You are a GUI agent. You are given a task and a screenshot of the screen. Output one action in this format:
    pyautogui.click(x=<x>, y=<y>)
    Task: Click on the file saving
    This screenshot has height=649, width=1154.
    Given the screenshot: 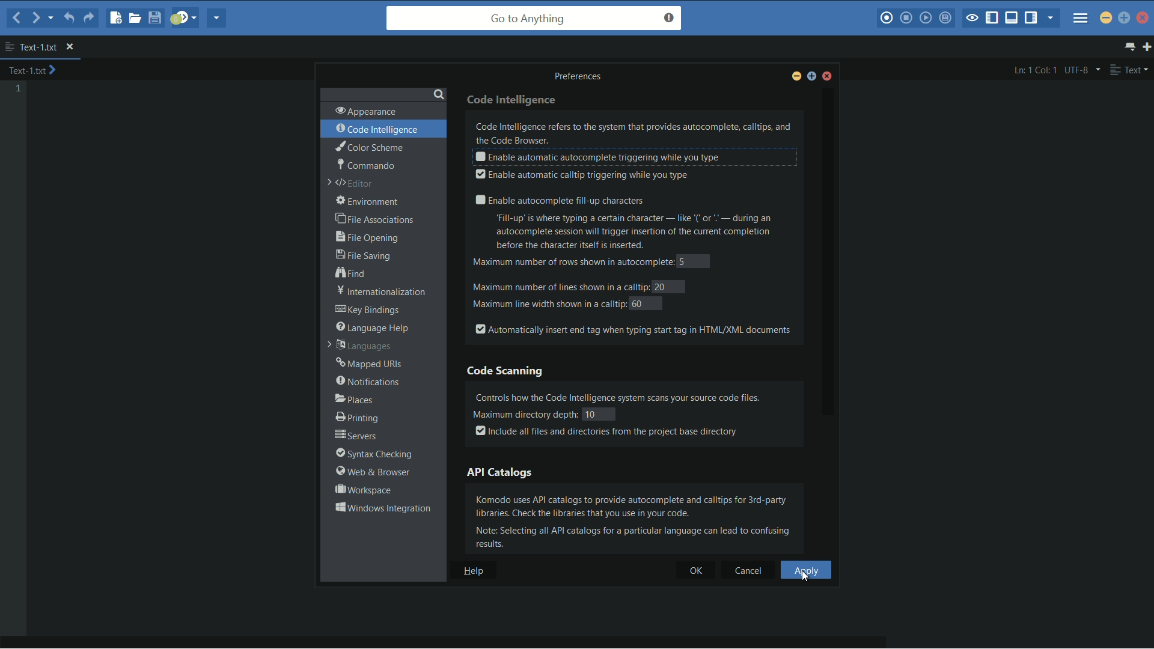 What is the action you would take?
    pyautogui.click(x=363, y=255)
    